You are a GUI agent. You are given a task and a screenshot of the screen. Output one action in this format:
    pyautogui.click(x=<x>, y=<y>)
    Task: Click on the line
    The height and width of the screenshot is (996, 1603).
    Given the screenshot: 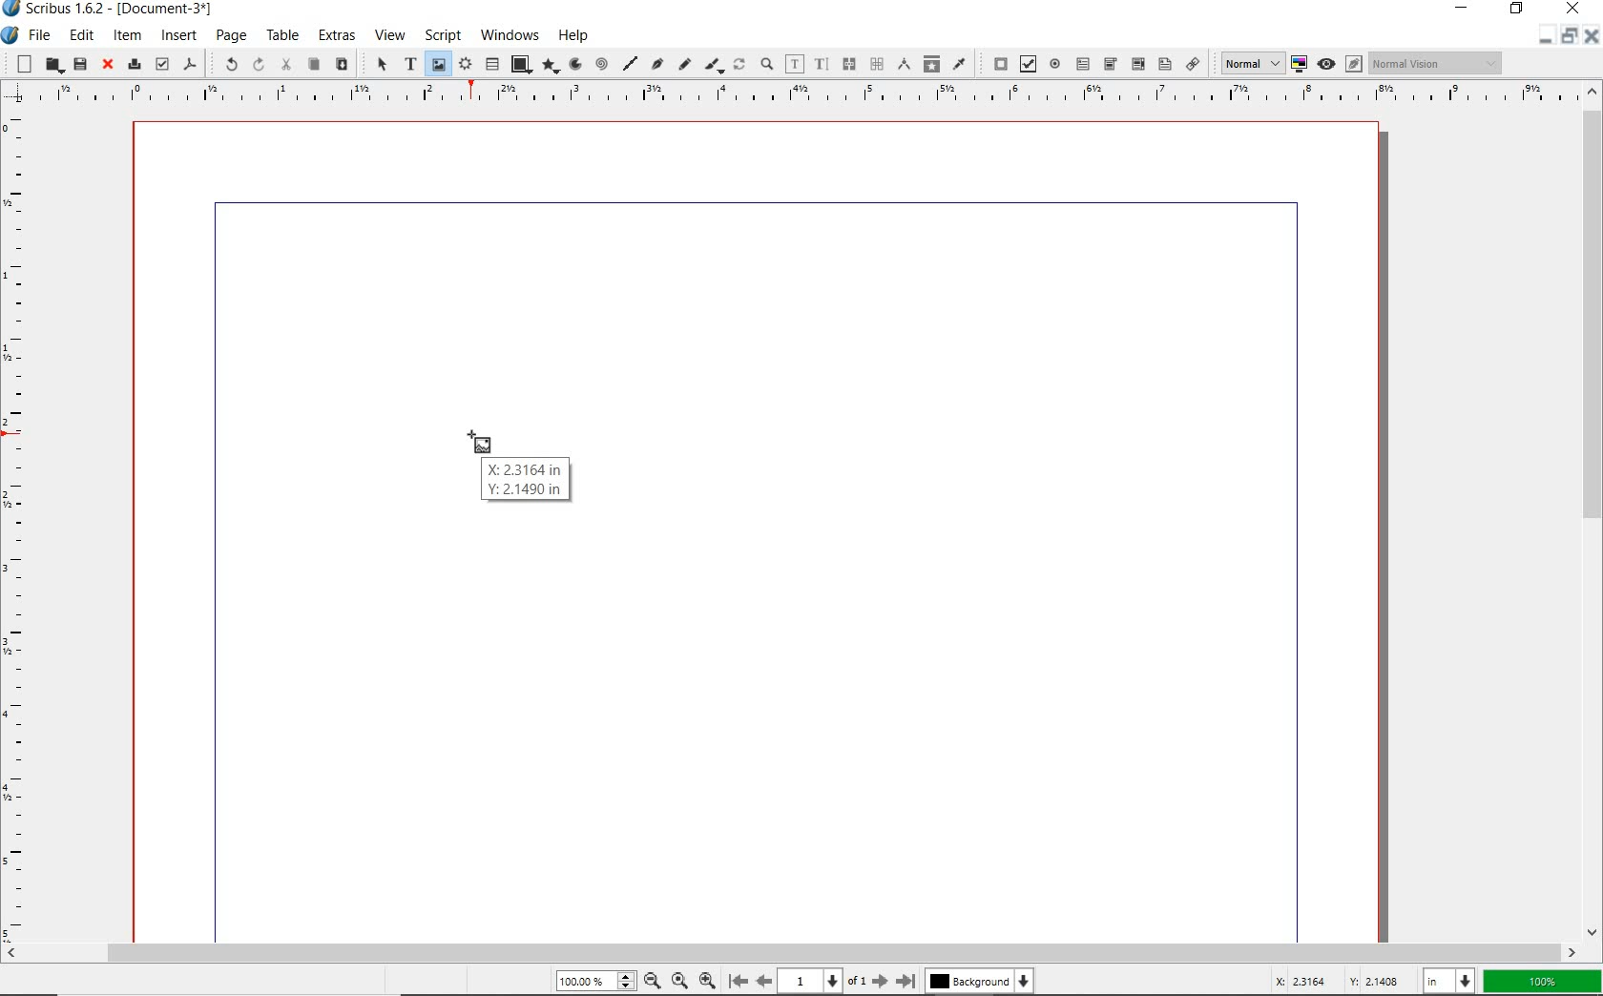 What is the action you would take?
    pyautogui.click(x=630, y=63)
    